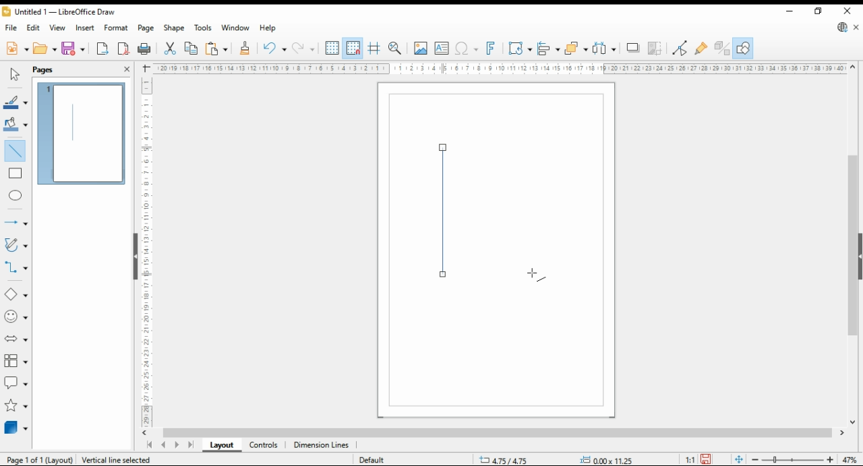  What do you see at coordinates (191, 446) in the screenshot?
I see `last page` at bounding box center [191, 446].